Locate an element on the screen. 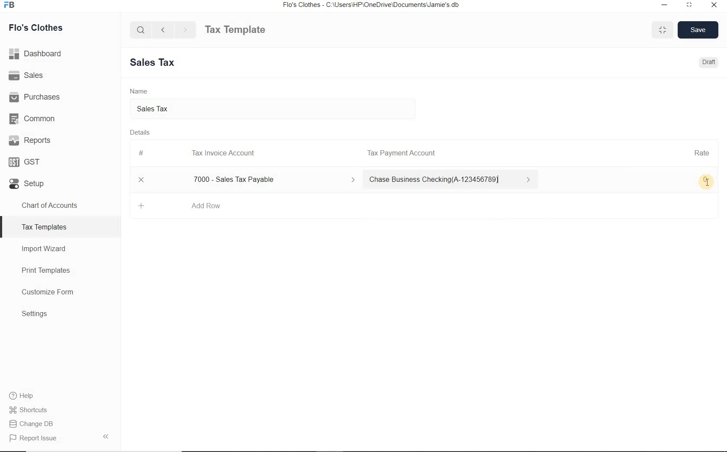 Image resolution: width=727 pixels, height=452 pixels. Draft is located at coordinates (710, 62).